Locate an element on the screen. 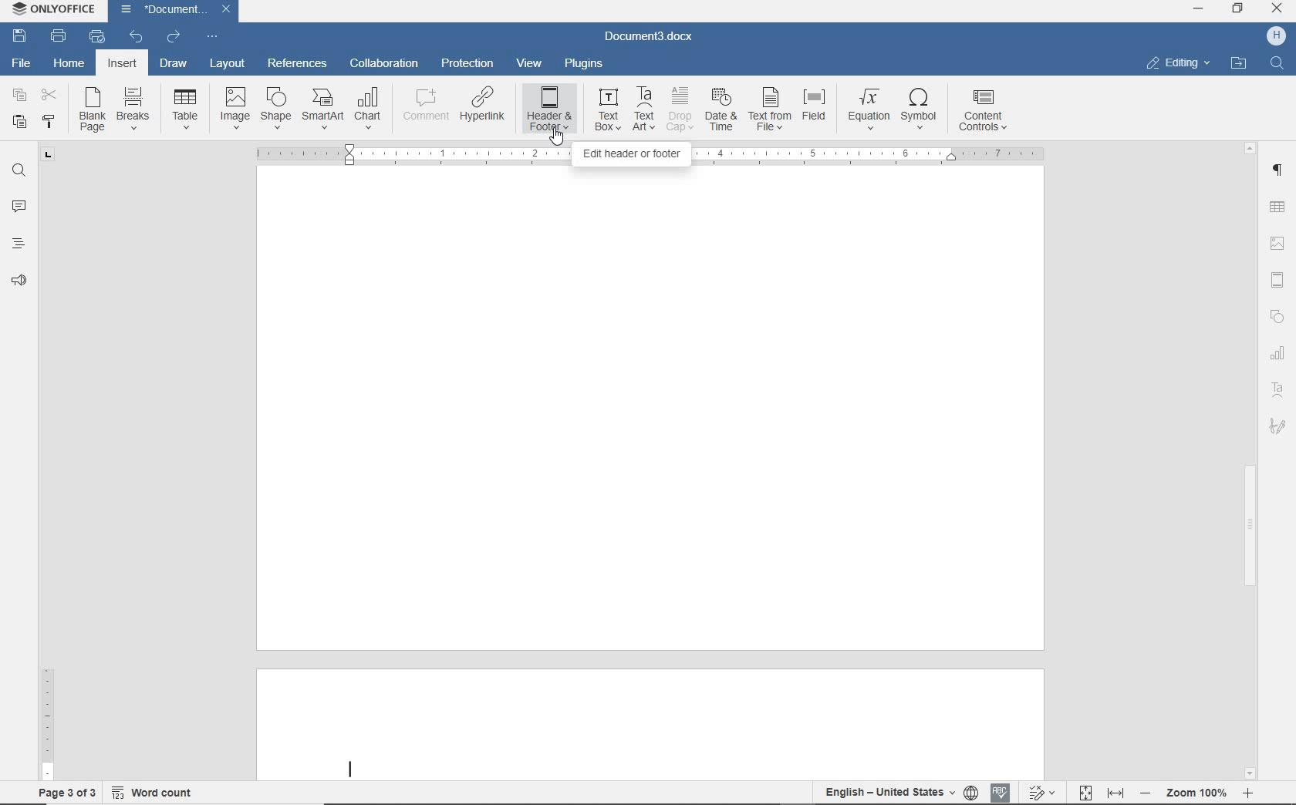  IMAGE is located at coordinates (1279, 244).